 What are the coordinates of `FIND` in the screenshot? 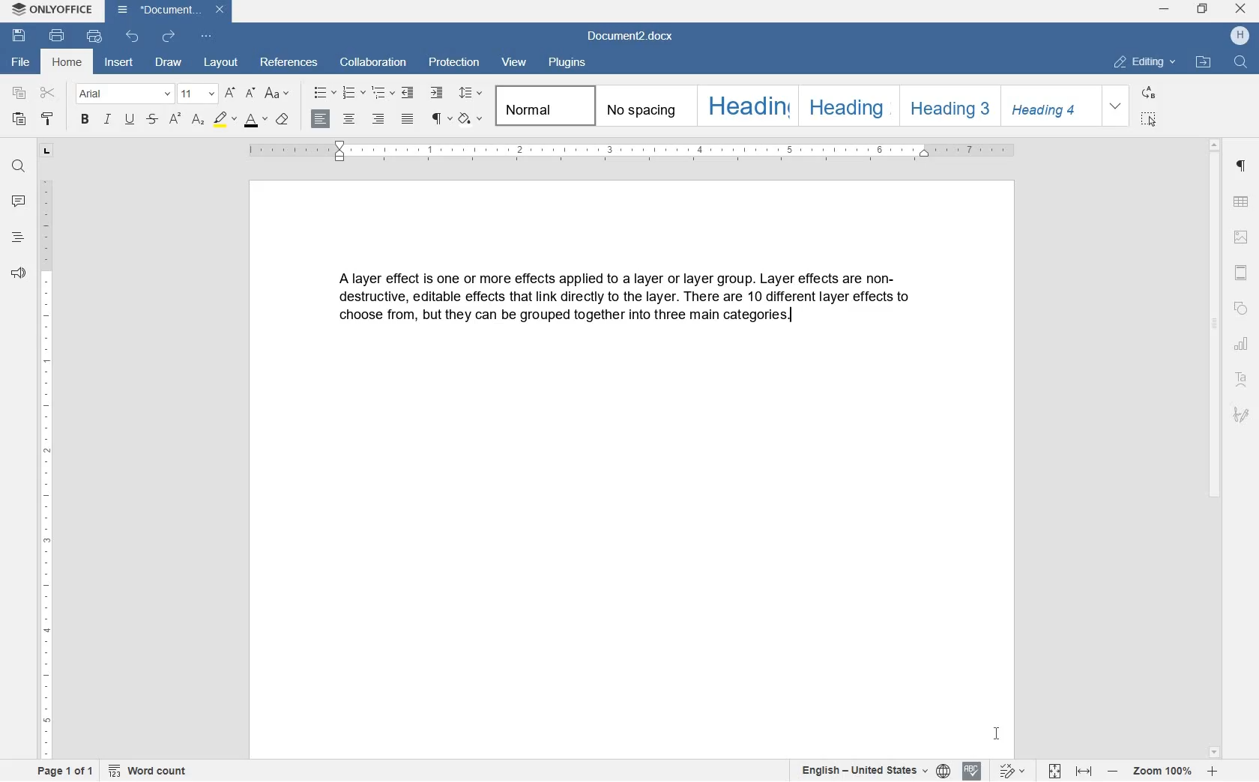 It's located at (17, 166).